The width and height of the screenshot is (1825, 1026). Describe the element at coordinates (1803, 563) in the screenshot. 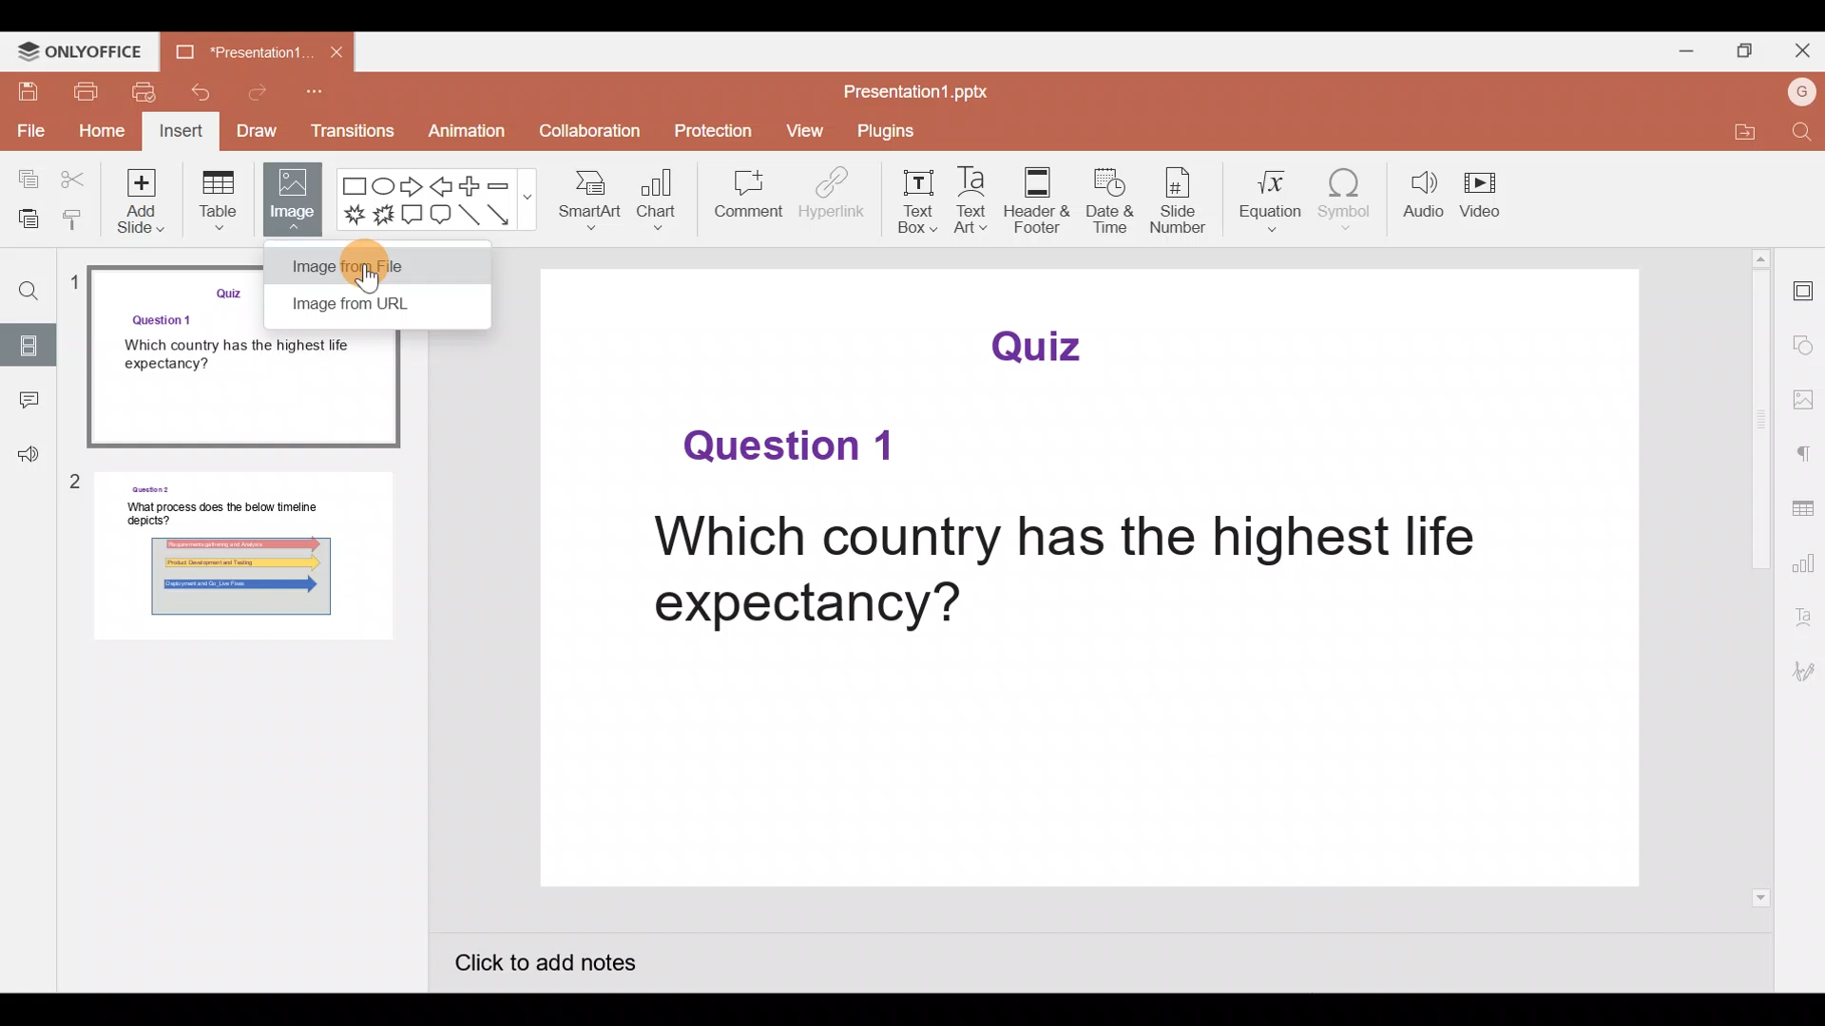

I see `Chart settings` at that location.